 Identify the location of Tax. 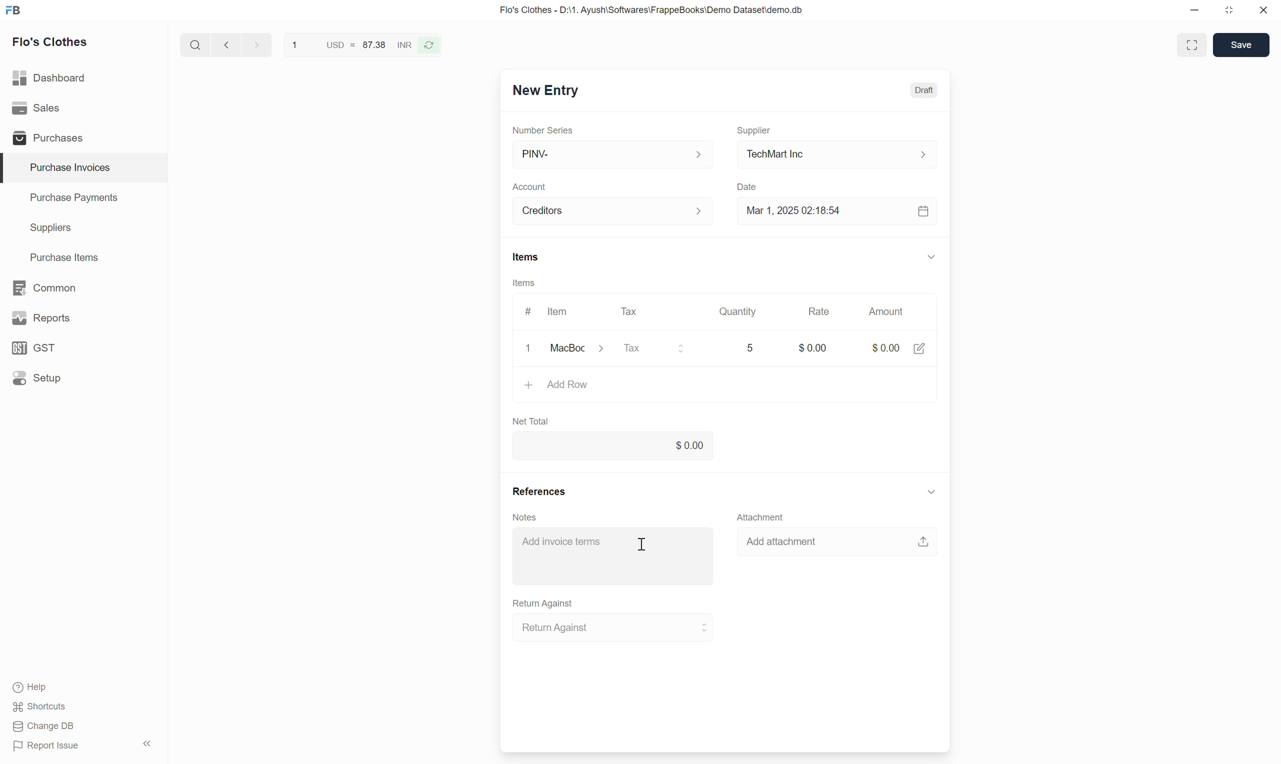
(632, 311).